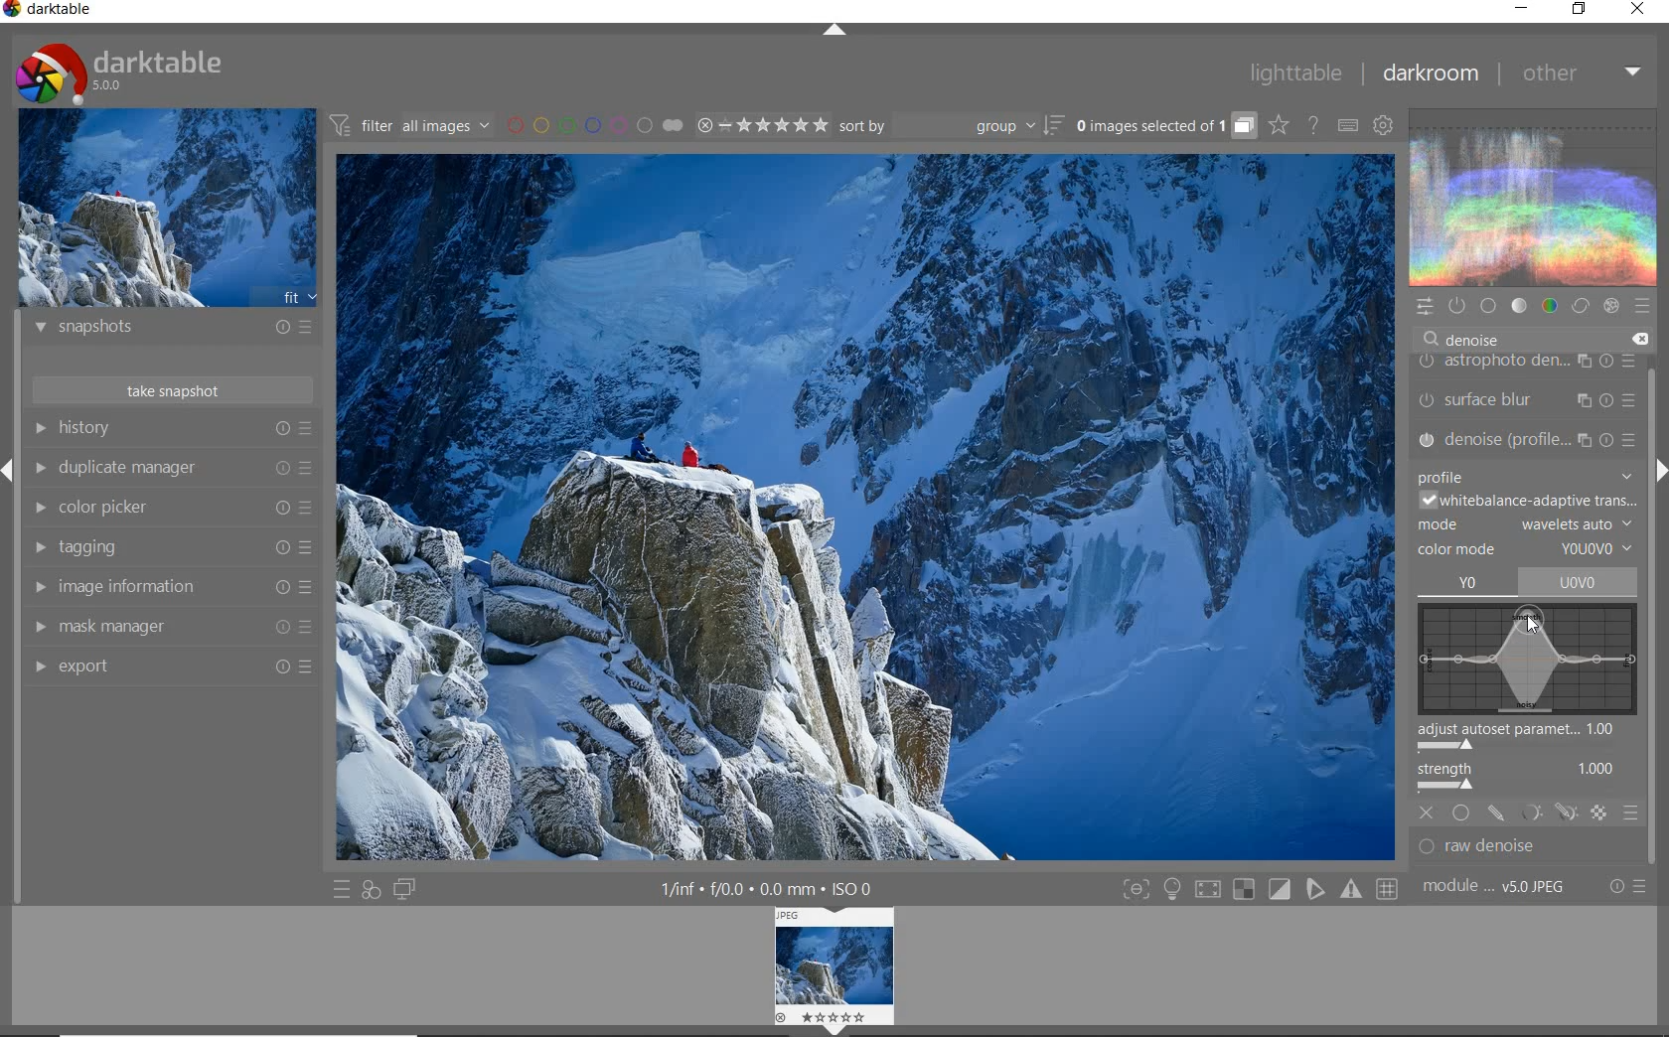 The height and width of the screenshot is (1037, 1669). What do you see at coordinates (860, 511) in the screenshot?
I see `selected image` at bounding box center [860, 511].